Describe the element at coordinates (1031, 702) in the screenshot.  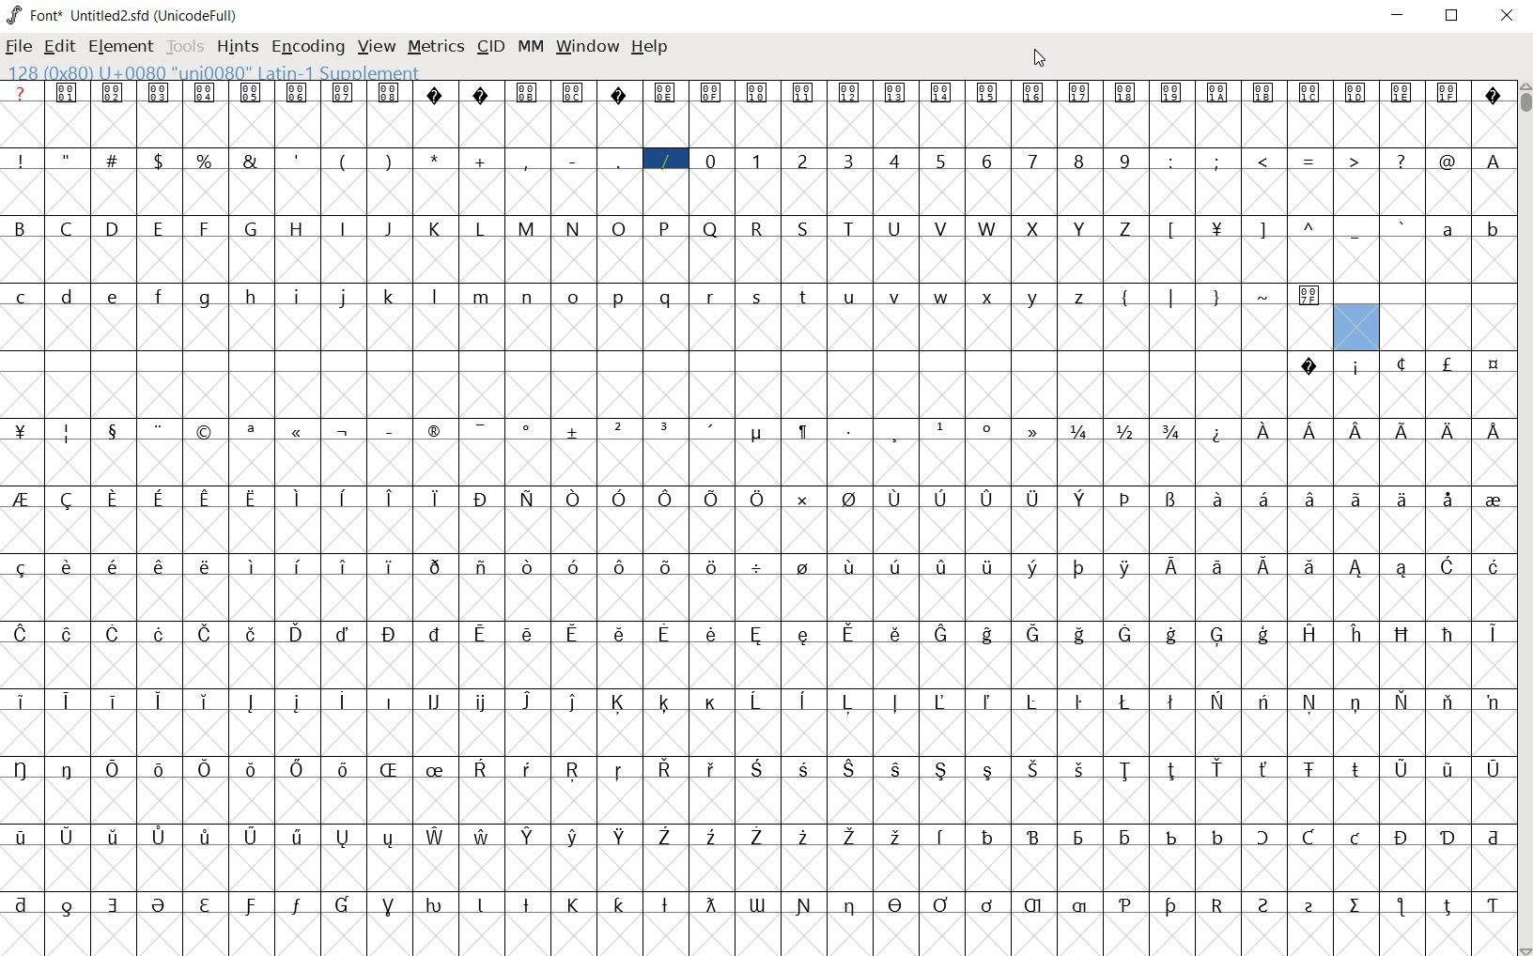
I see `glyph` at that location.